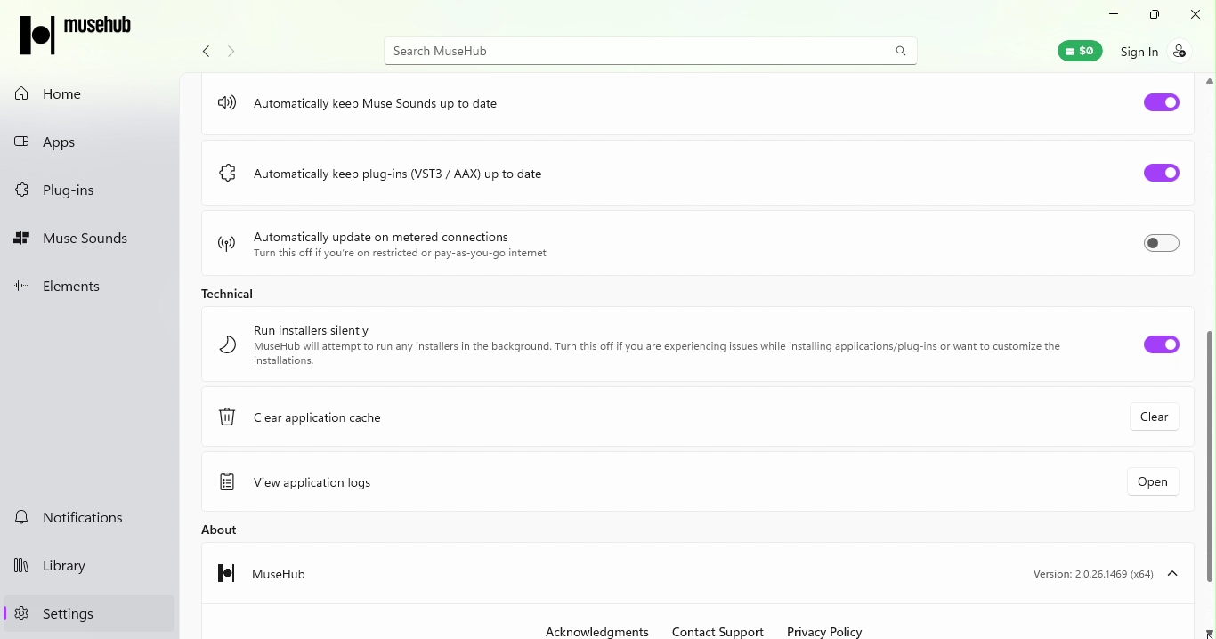 The image size is (1216, 639). Describe the element at coordinates (656, 346) in the screenshot. I see `Run installers silently` at that location.